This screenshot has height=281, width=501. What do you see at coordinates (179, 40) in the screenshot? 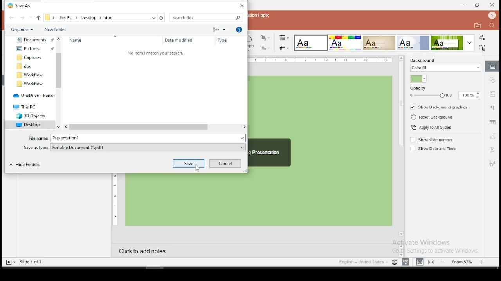
I see `Date Modified` at bounding box center [179, 40].